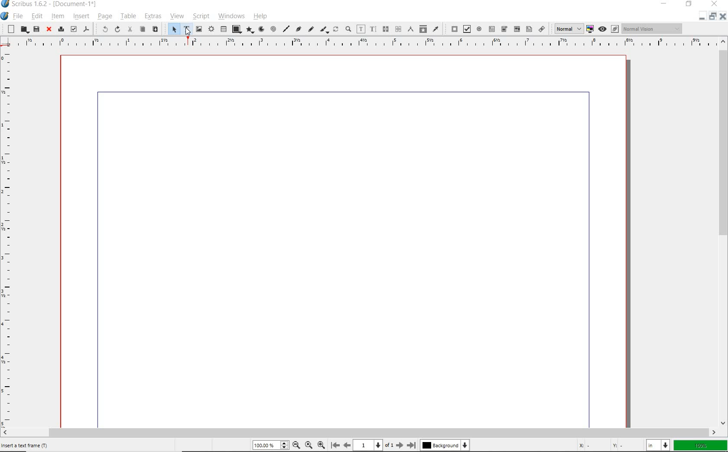 This screenshot has width=728, height=452. Describe the element at coordinates (591, 29) in the screenshot. I see `toggle color` at that location.